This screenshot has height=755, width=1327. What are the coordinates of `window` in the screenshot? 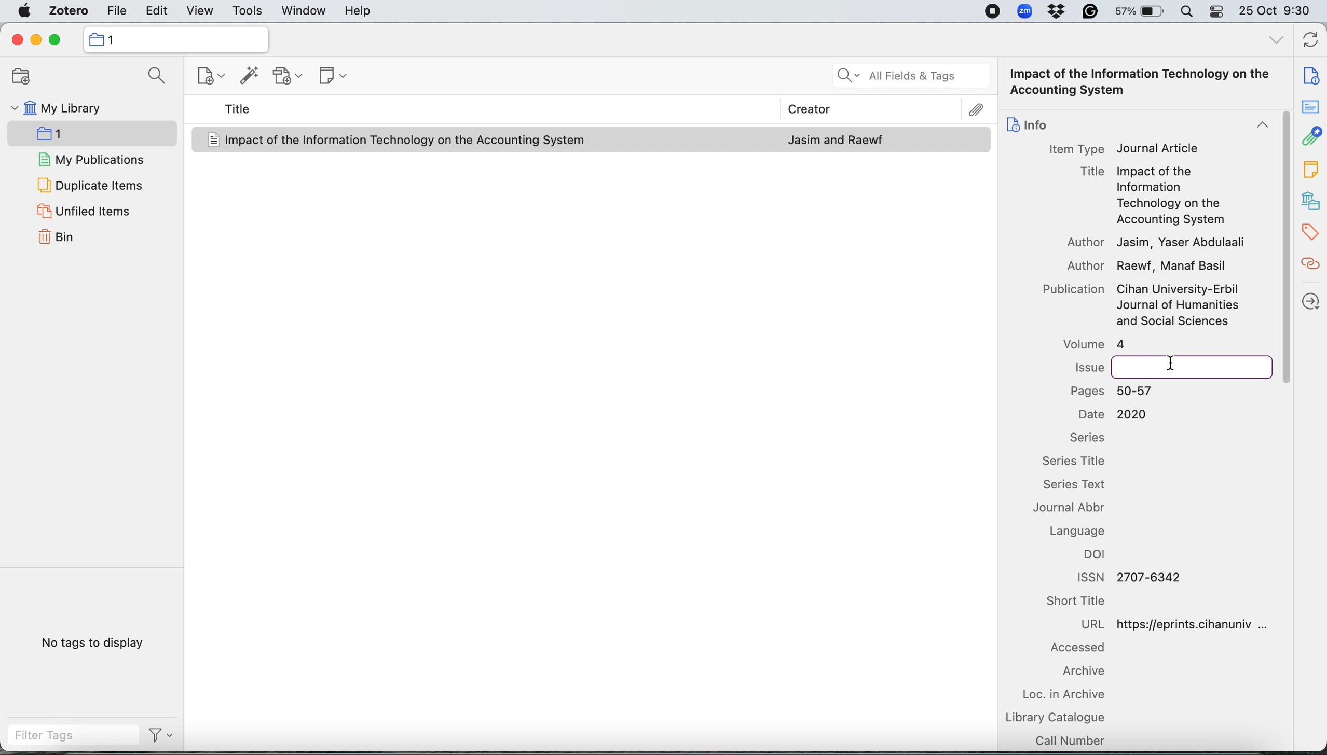 It's located at (304, 11).